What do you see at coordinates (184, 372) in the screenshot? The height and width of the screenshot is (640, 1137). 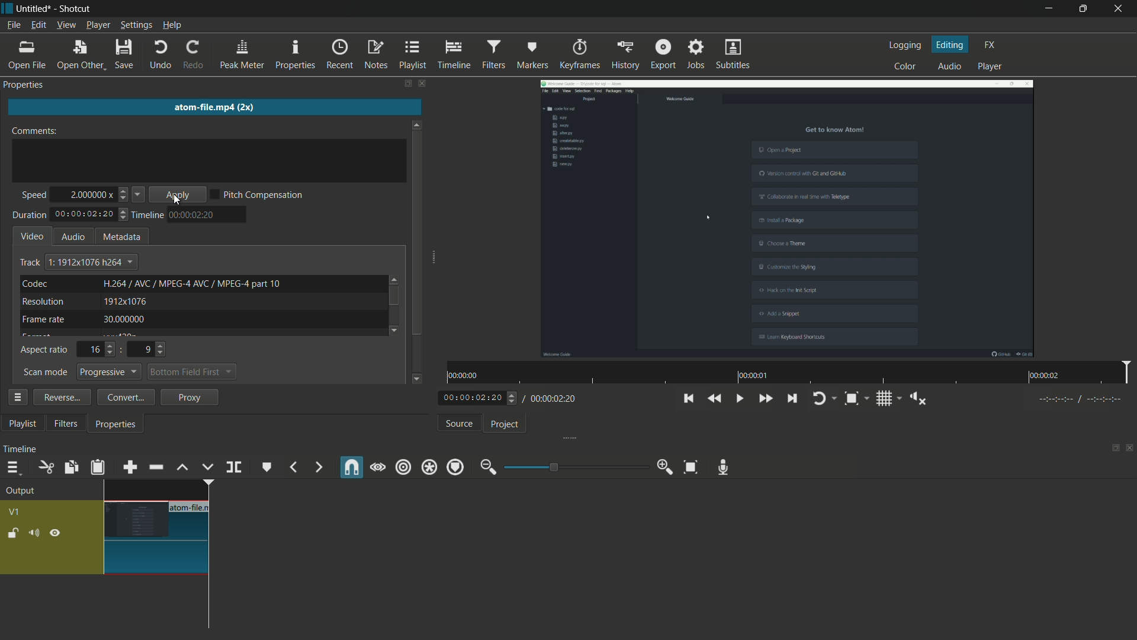 I see `bottom field first` at bounding box center [184, 372].